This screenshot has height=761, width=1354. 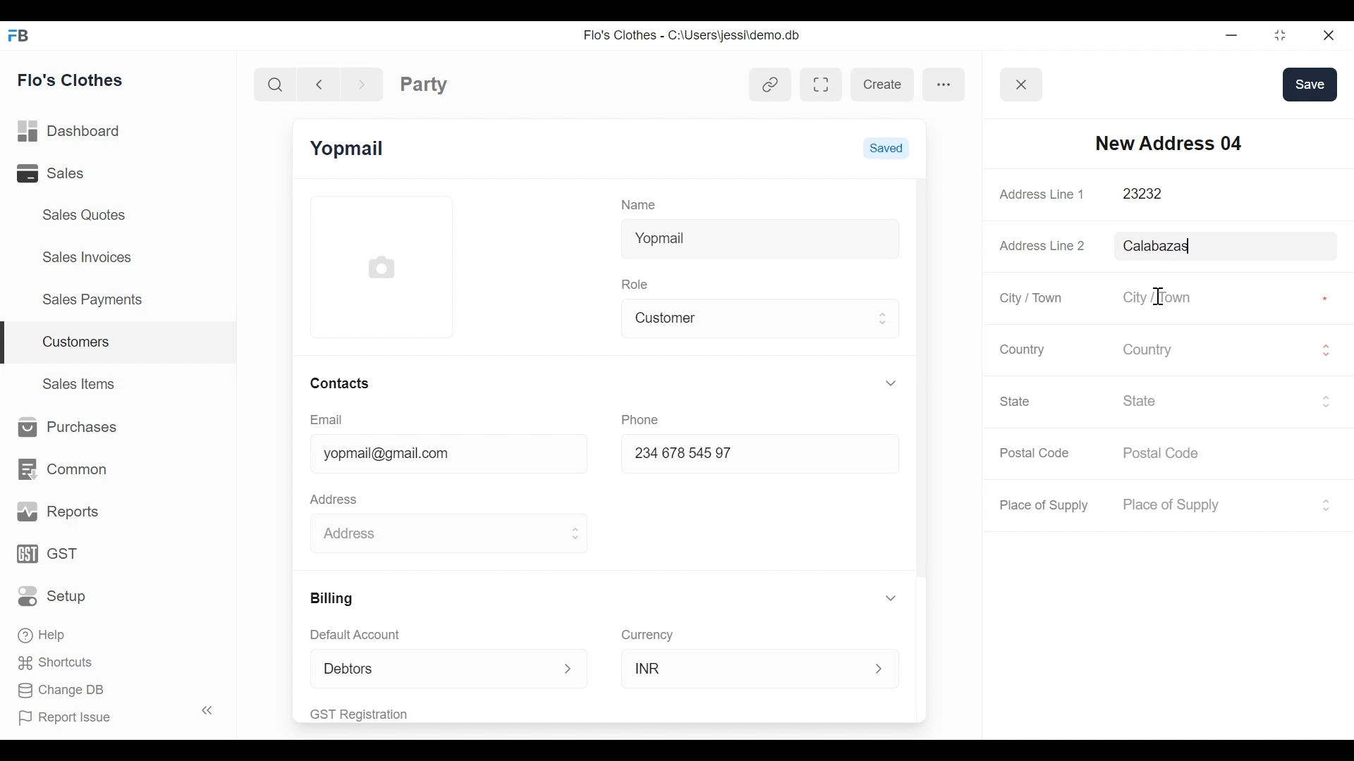 I want to click on Default Account, so click(x=365, y=634).